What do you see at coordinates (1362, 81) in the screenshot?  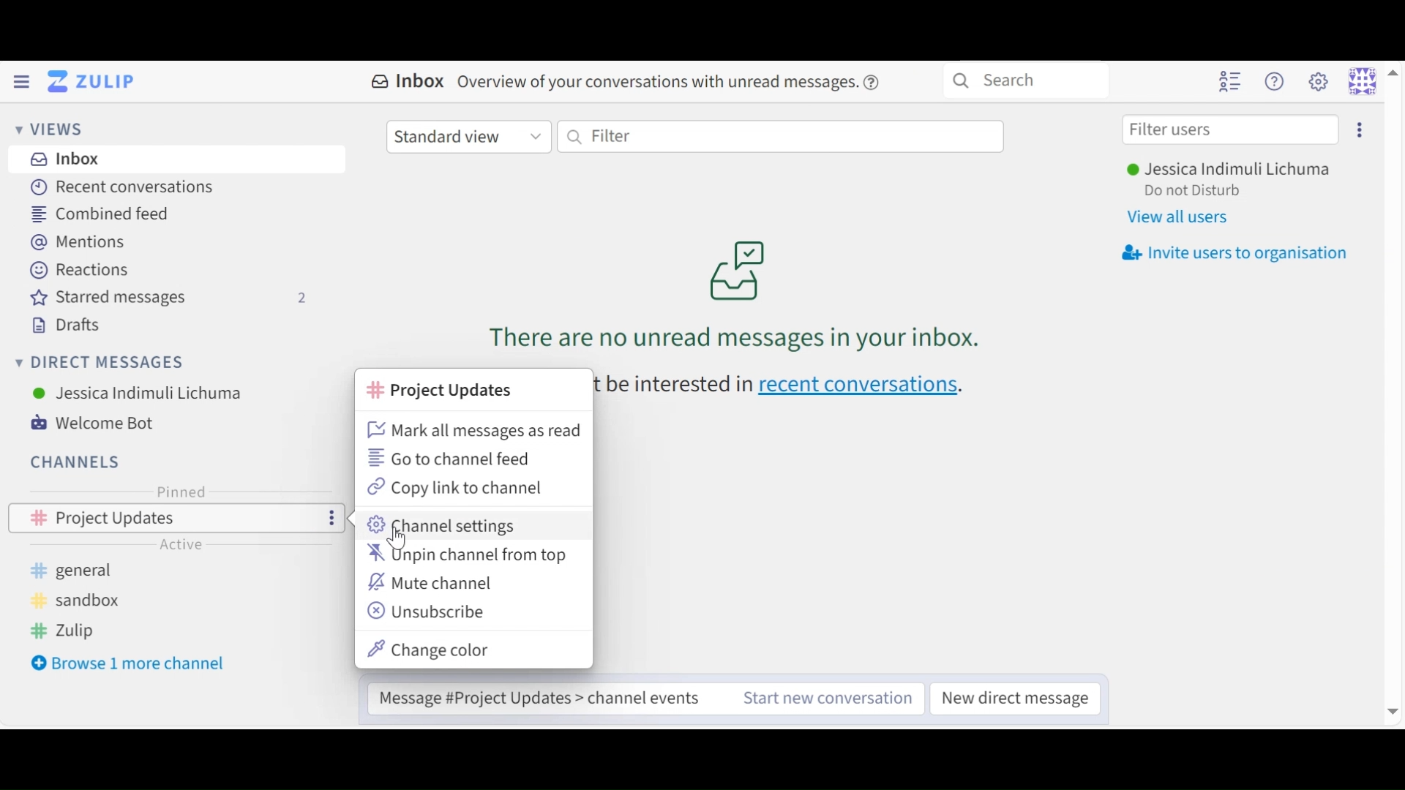 I see `Personal menu` at bounding box center [1362, 81].